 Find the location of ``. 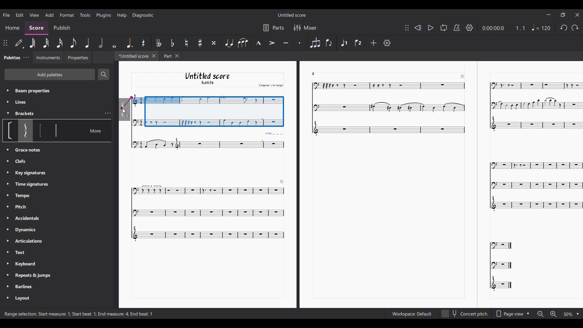

 is located at coordinates (209, 234).